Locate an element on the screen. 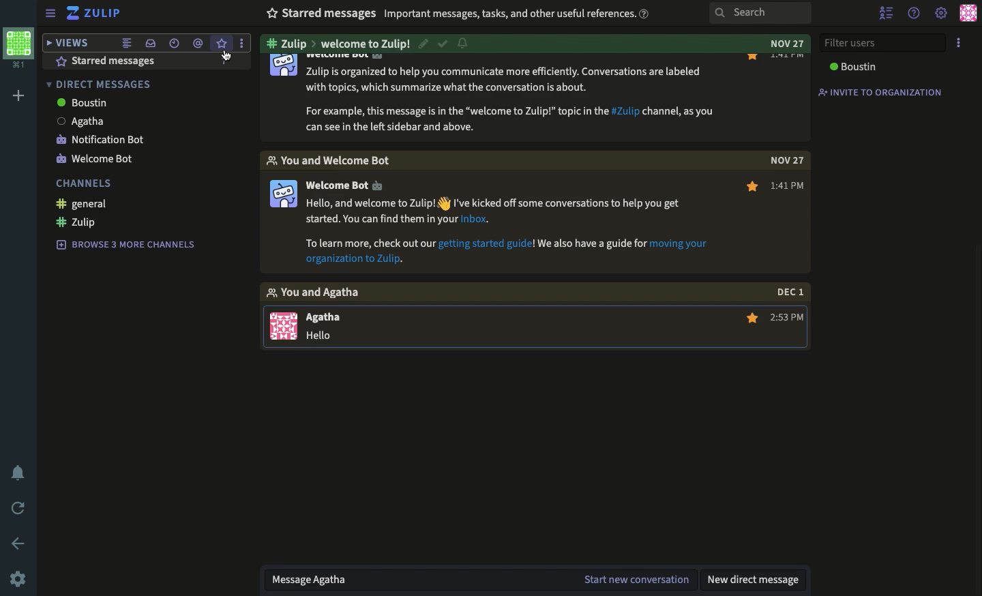  Cursor is located at coordinates (224, 61).